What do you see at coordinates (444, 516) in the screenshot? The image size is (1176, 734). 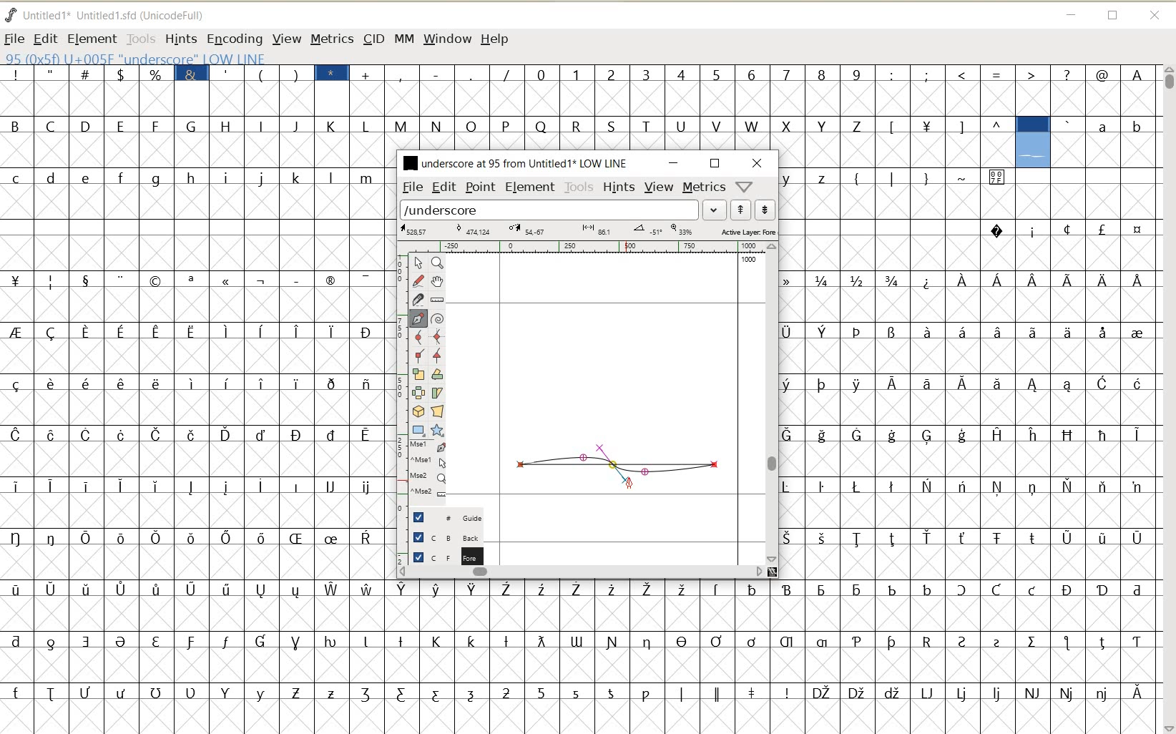 I see `GUIDE` at bounding box center [444, 516].